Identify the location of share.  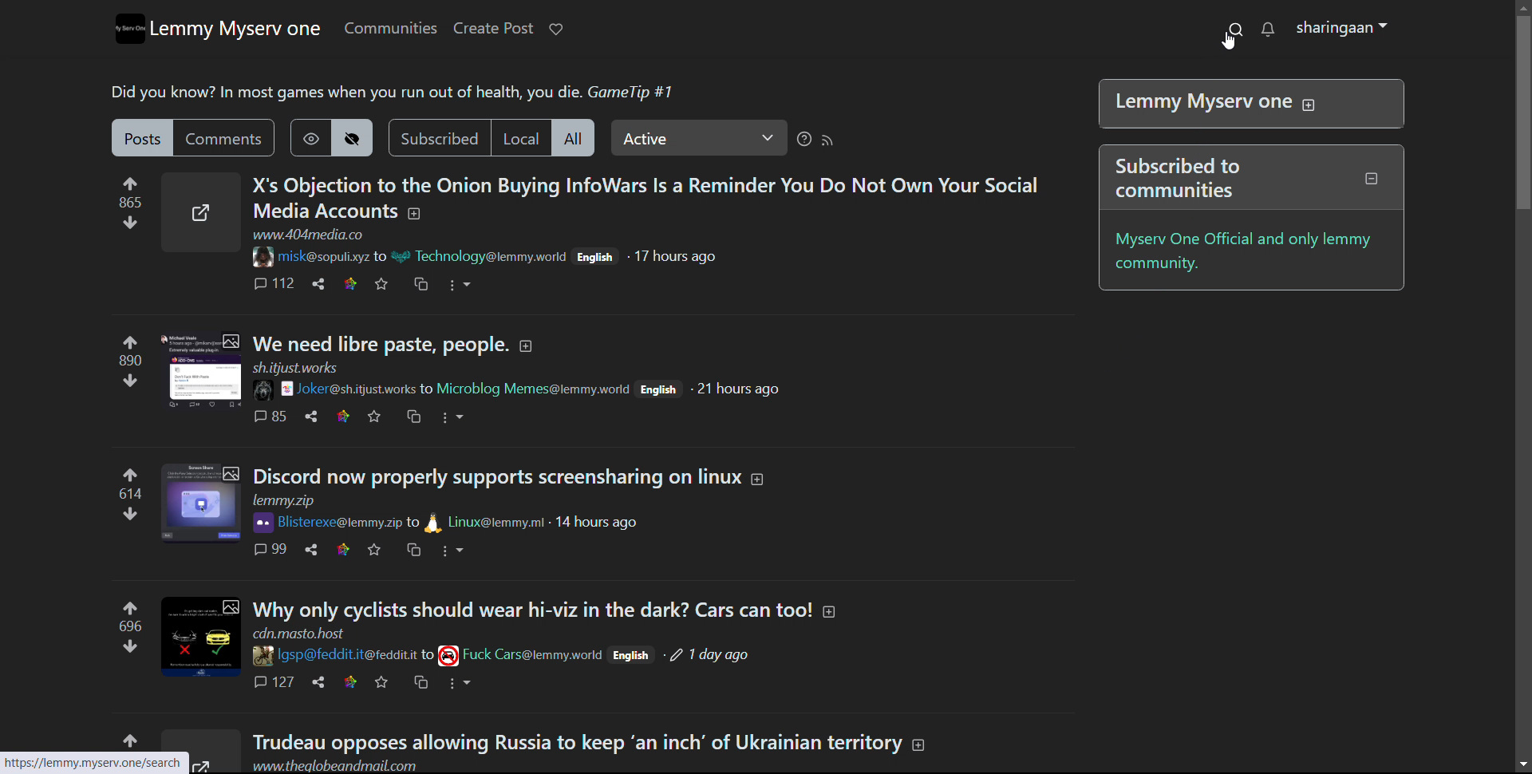
(313, 417).